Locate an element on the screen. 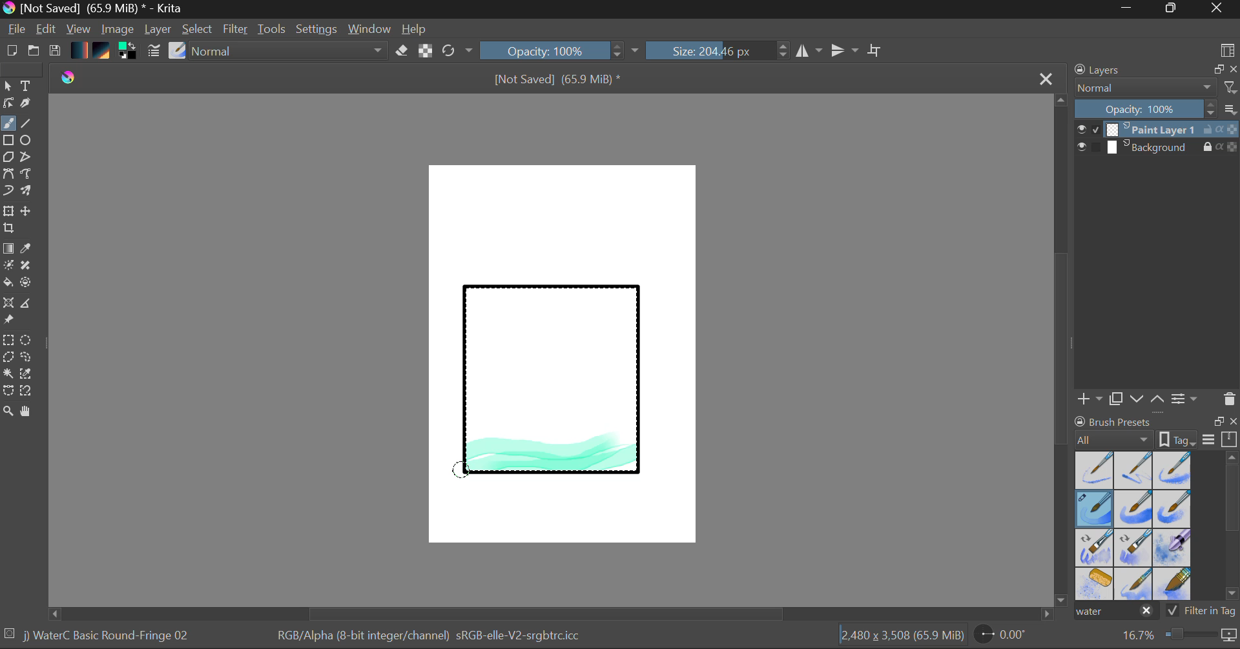  Choose Workspace is located at coordinates (1227, 49).